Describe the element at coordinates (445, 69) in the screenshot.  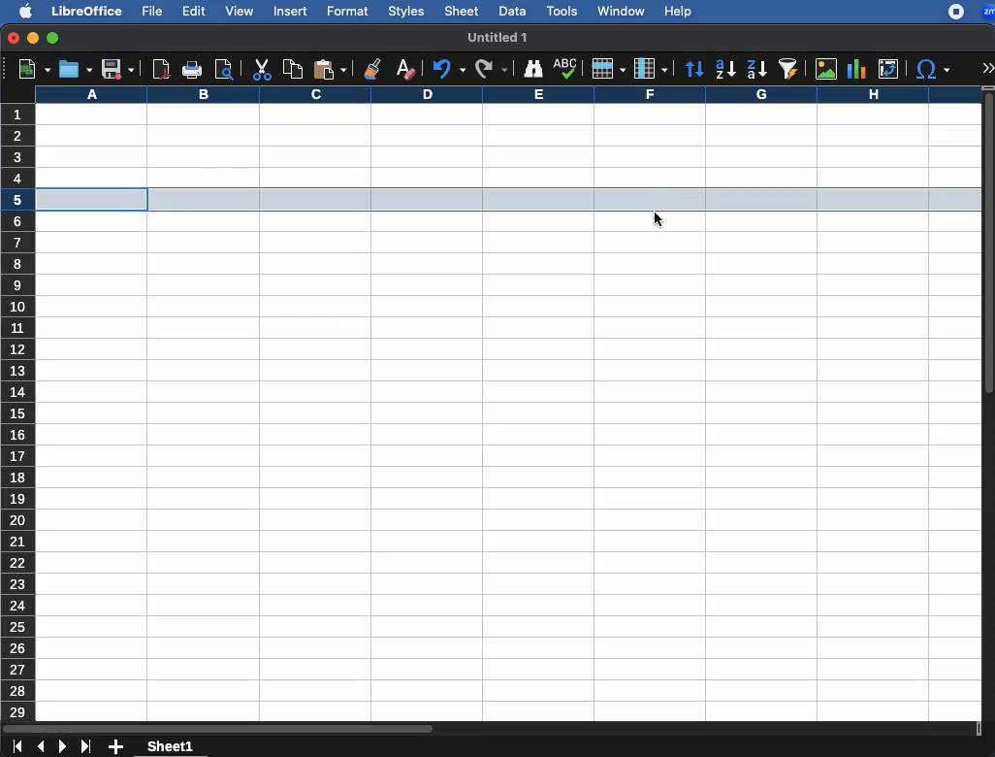
I see `redo` at that location.